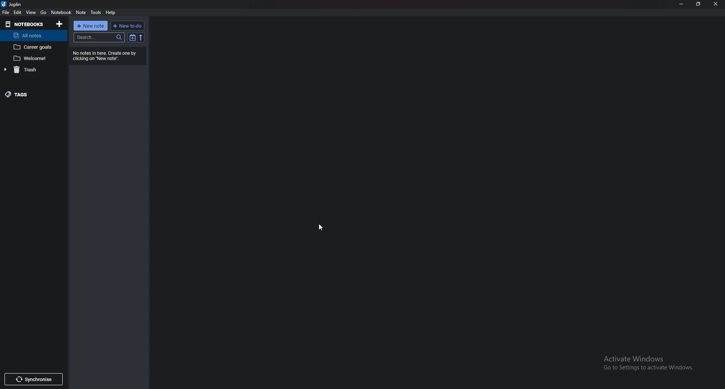  Describe the element at coordinates (43, 12) in the screenshot. I see `go` at that location.